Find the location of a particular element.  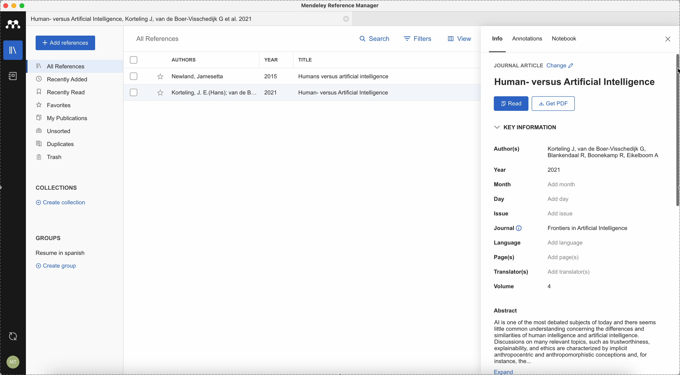

authors is located at coordinates (185, 59).